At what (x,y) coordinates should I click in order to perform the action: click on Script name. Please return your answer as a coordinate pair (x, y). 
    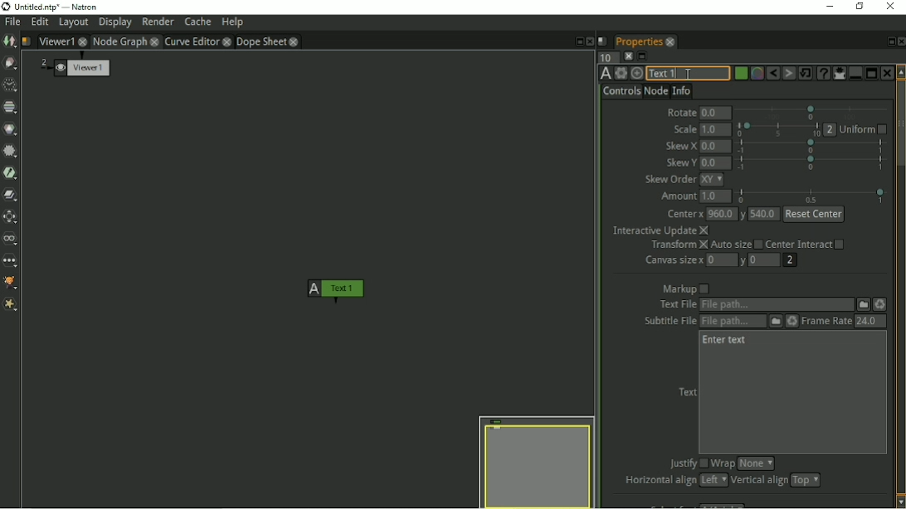
    Looking at the image, I should click on (27, 42).